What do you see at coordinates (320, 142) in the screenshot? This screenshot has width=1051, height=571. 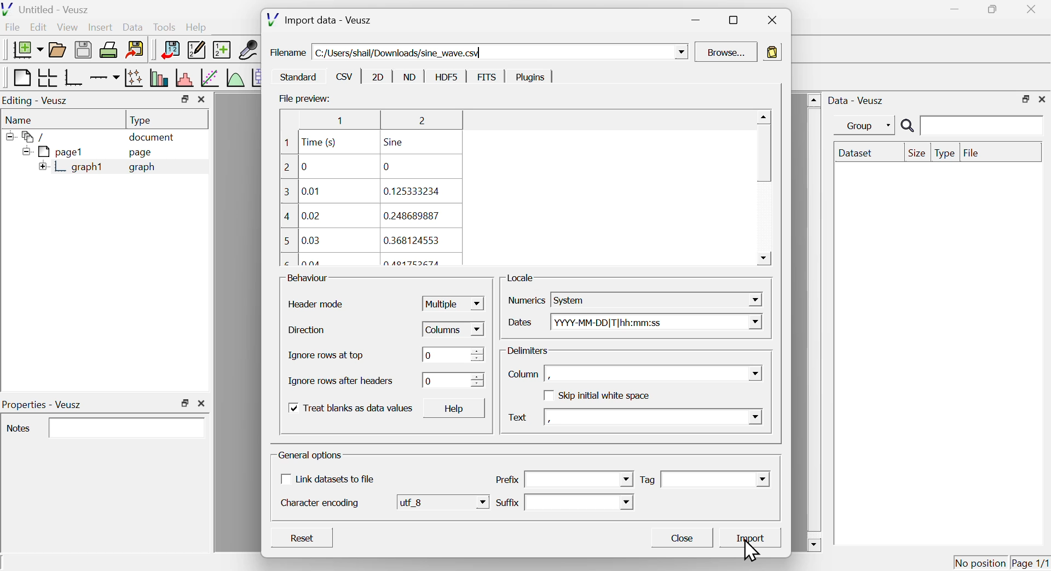 I see `Time(s)` at bounding box center [320, 142].